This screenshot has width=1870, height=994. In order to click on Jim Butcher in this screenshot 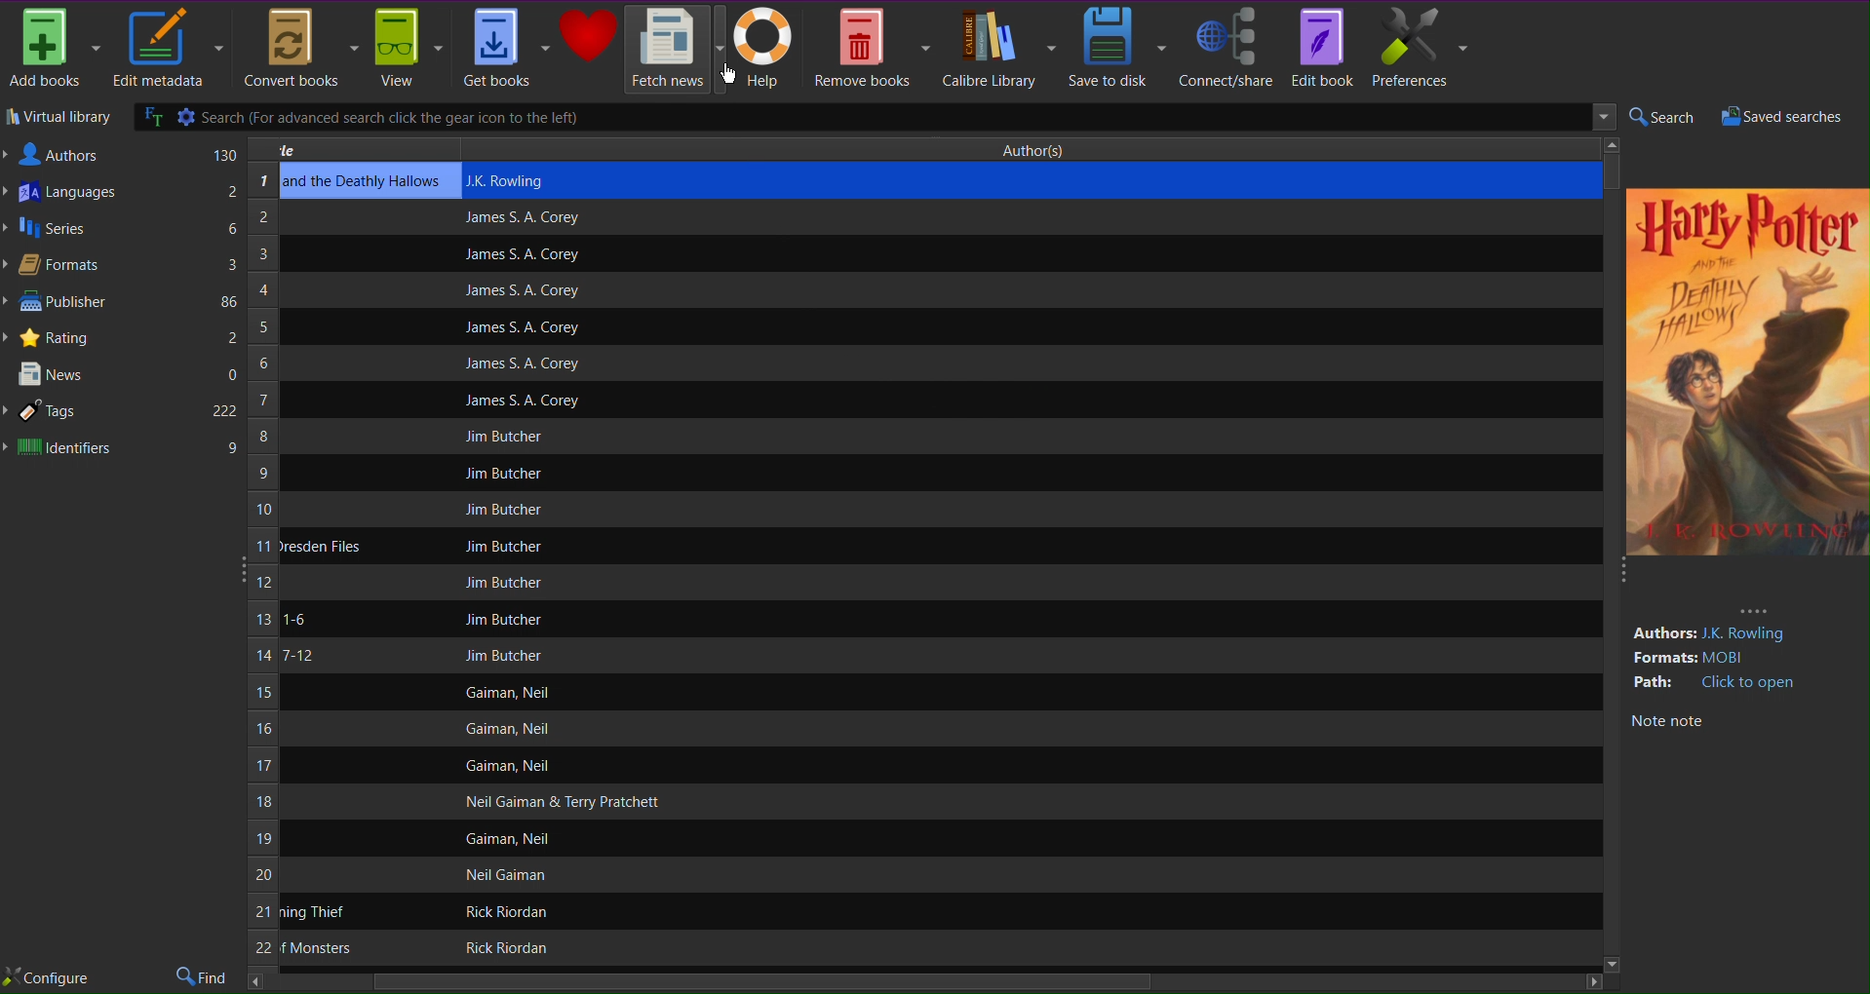, I will do `click(505, 620)`.